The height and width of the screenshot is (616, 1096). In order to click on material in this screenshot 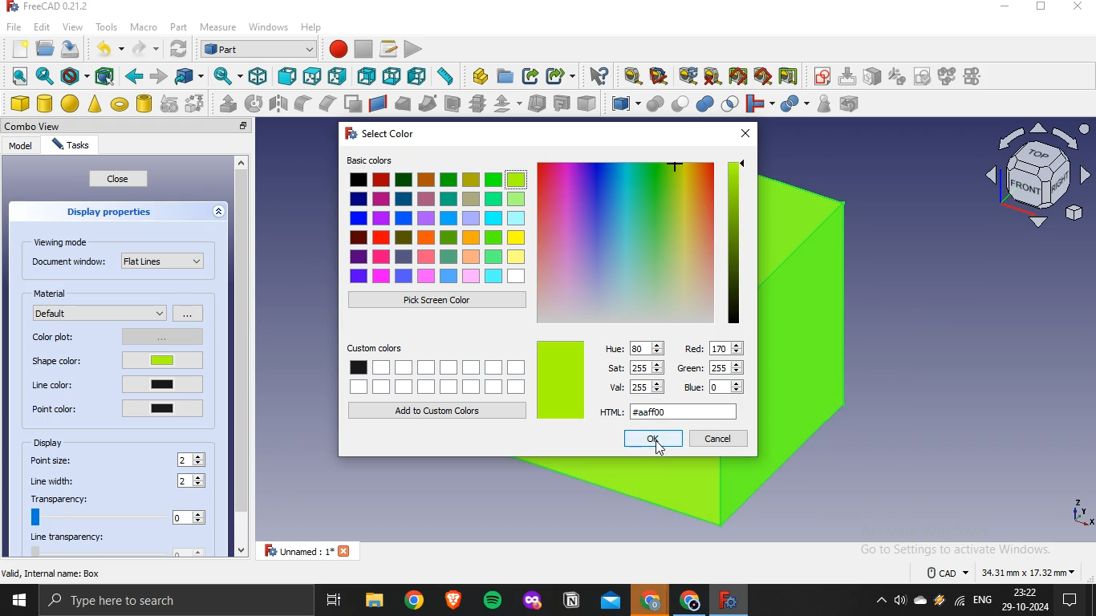, I will do `click(53, 293)`.